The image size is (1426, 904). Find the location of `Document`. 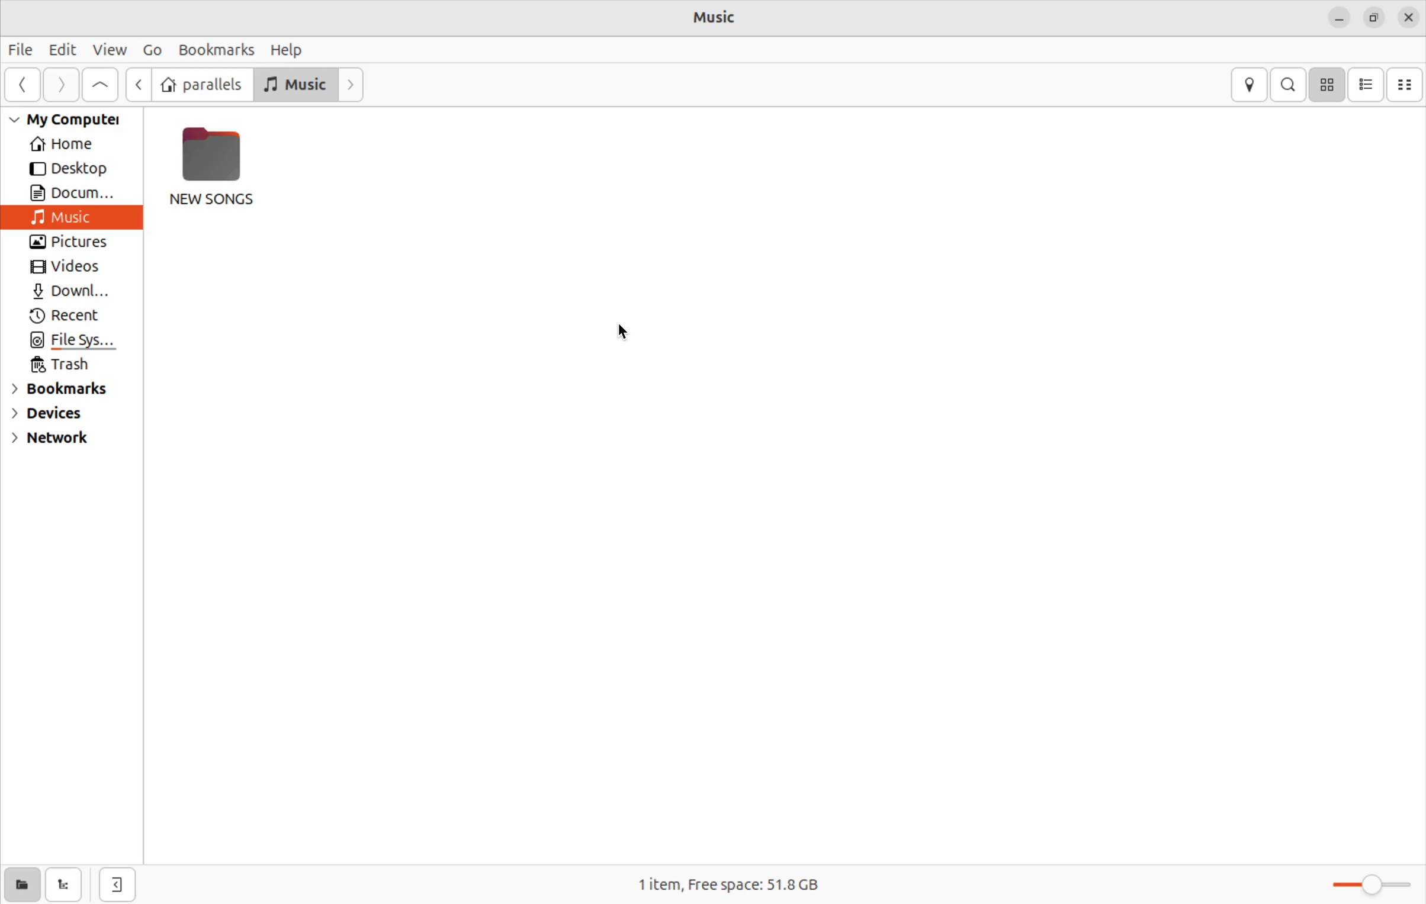

Document is located at coordinates (70, 192).